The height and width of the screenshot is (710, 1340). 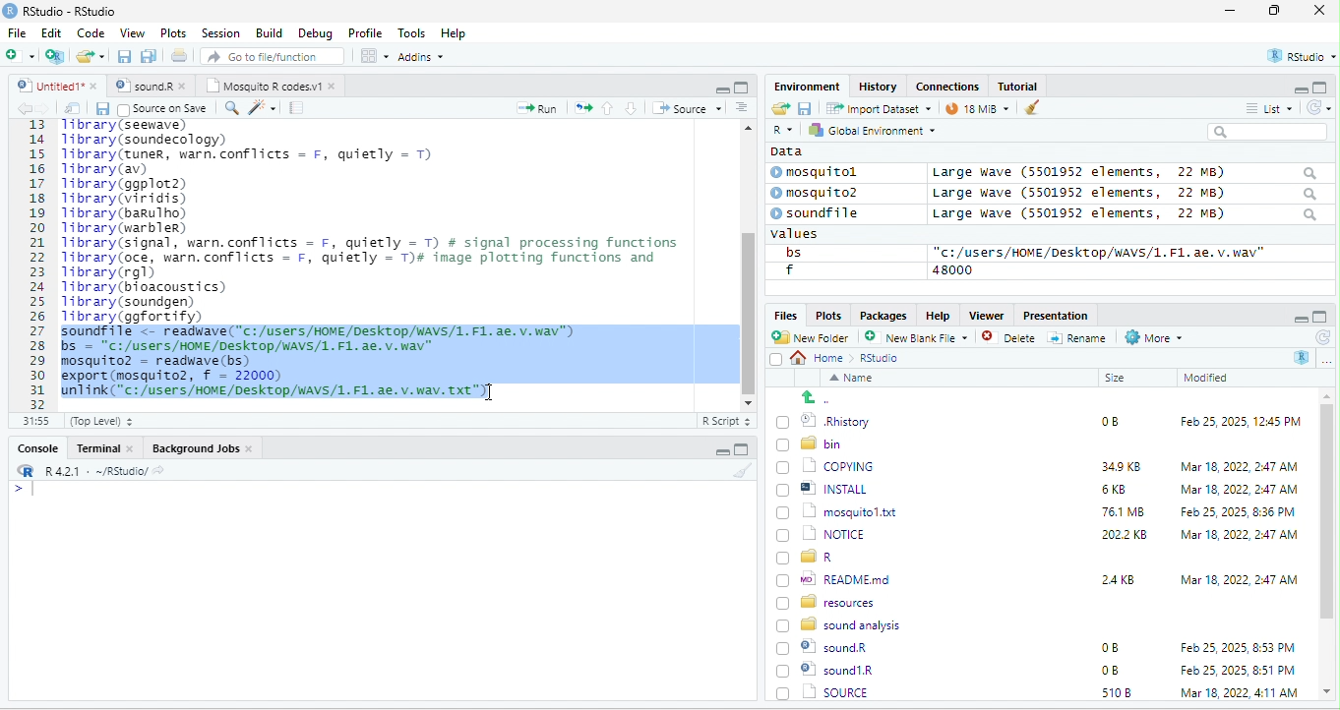 I want to click on Size, so click(x=1116, y=379).